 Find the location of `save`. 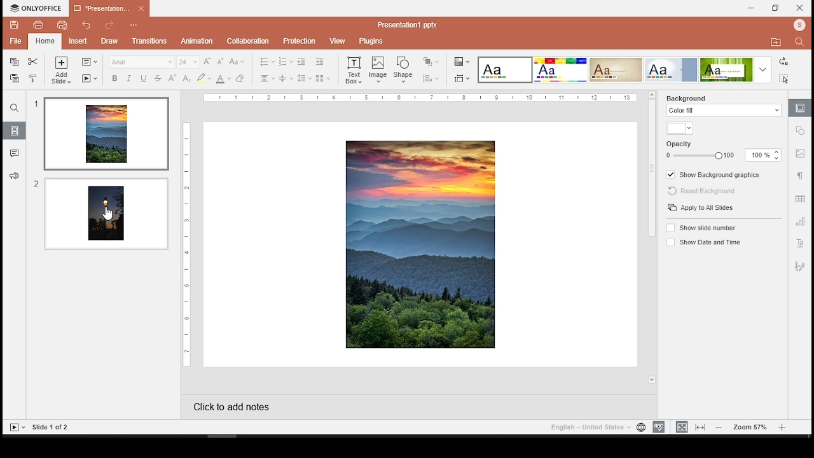

save is located at coordinates (15, 25).